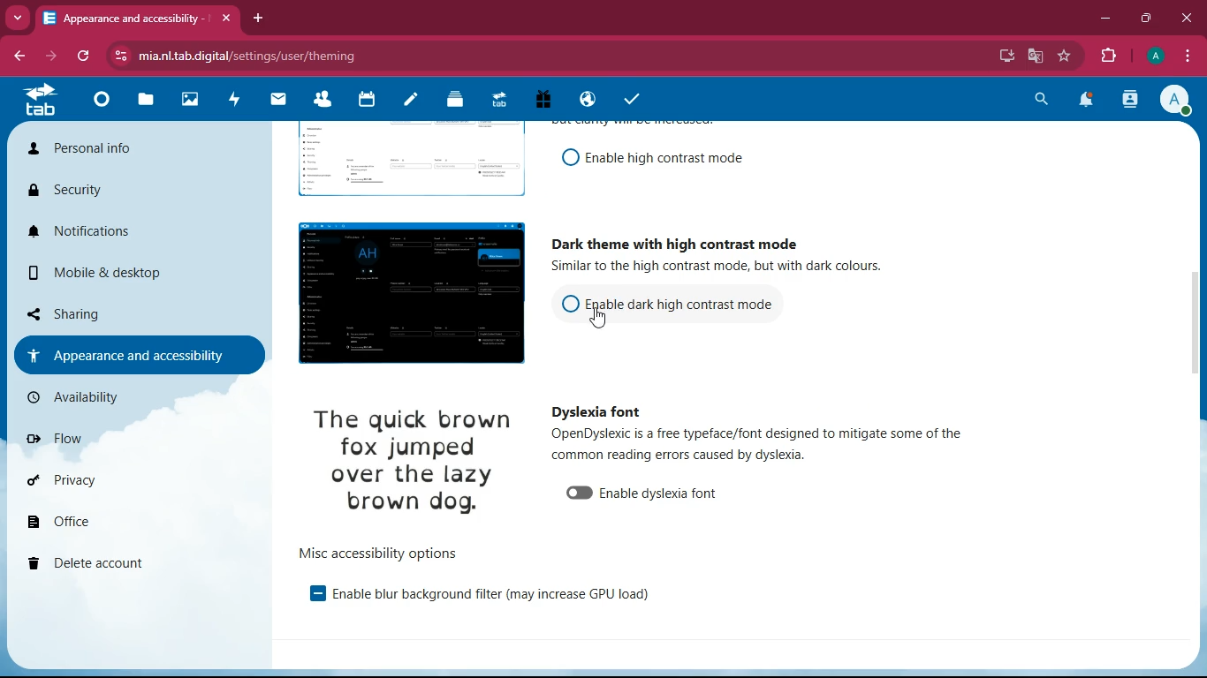 The height and width of the screenshot is (678, 1207). I want to click on personal info, so click(121, 150).